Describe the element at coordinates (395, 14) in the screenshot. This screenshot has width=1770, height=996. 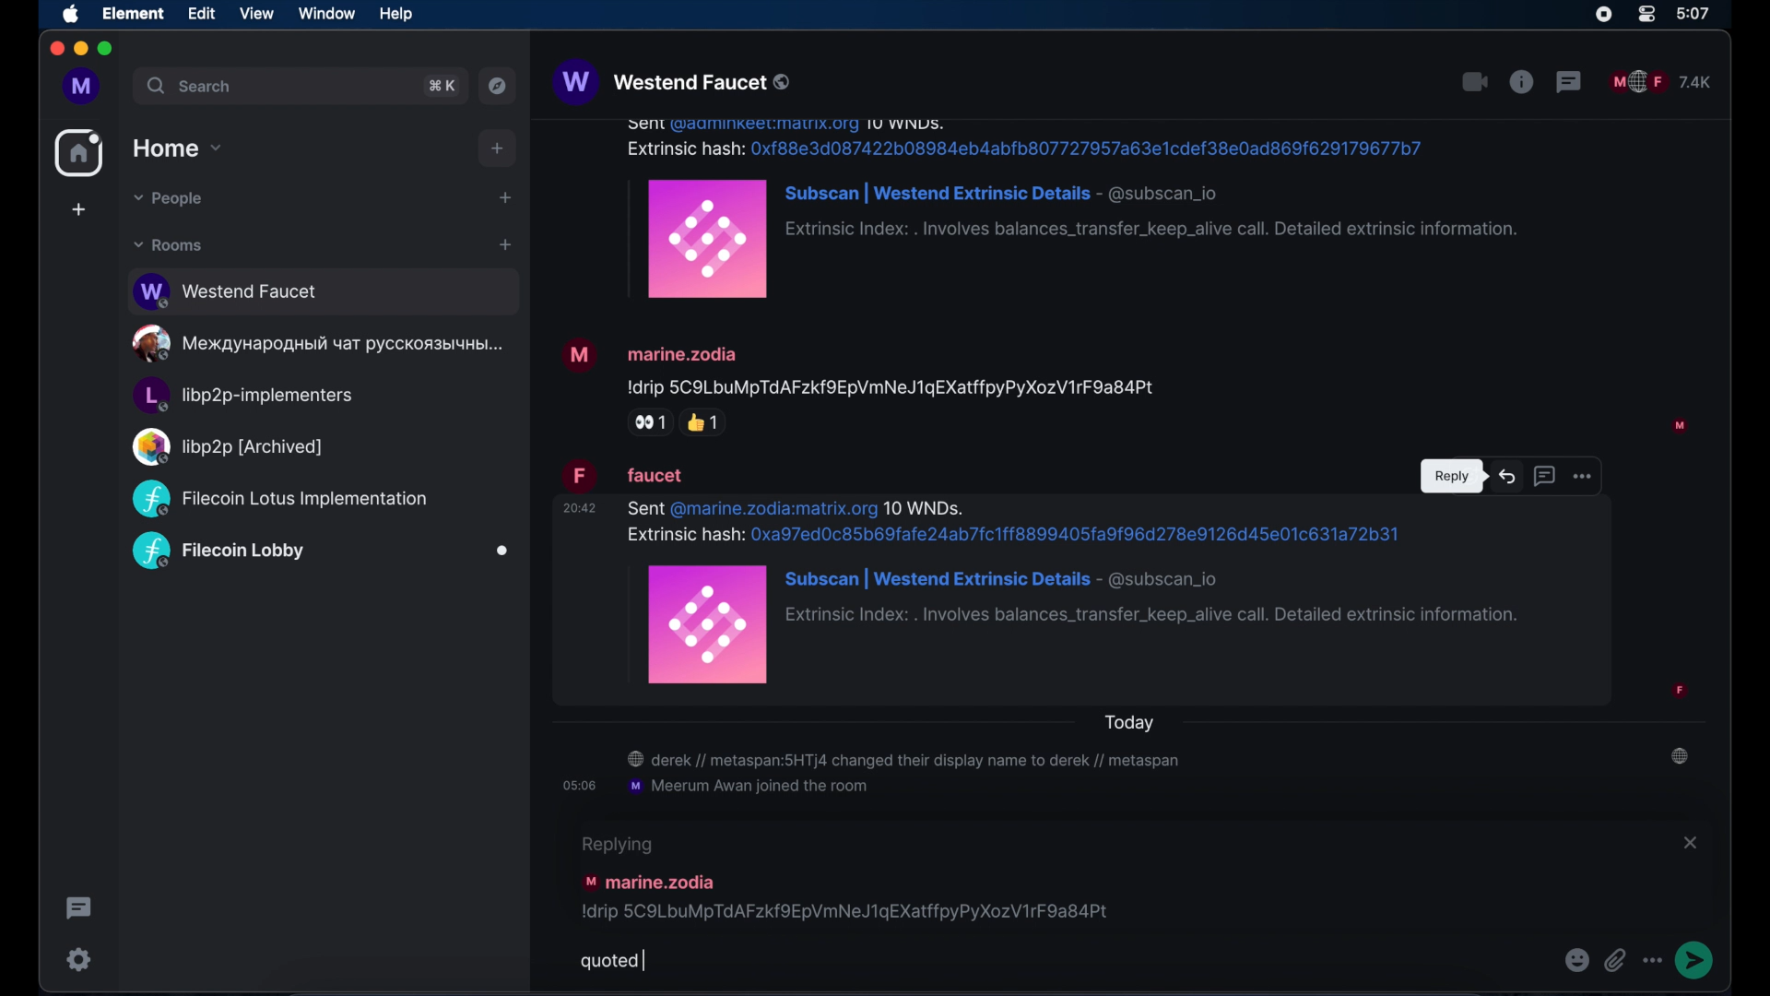
I see `help` at that location.